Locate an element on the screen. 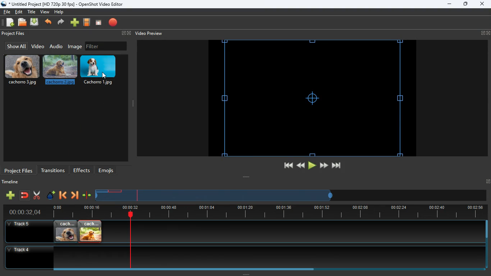  add is located at coordinates (10, 195).